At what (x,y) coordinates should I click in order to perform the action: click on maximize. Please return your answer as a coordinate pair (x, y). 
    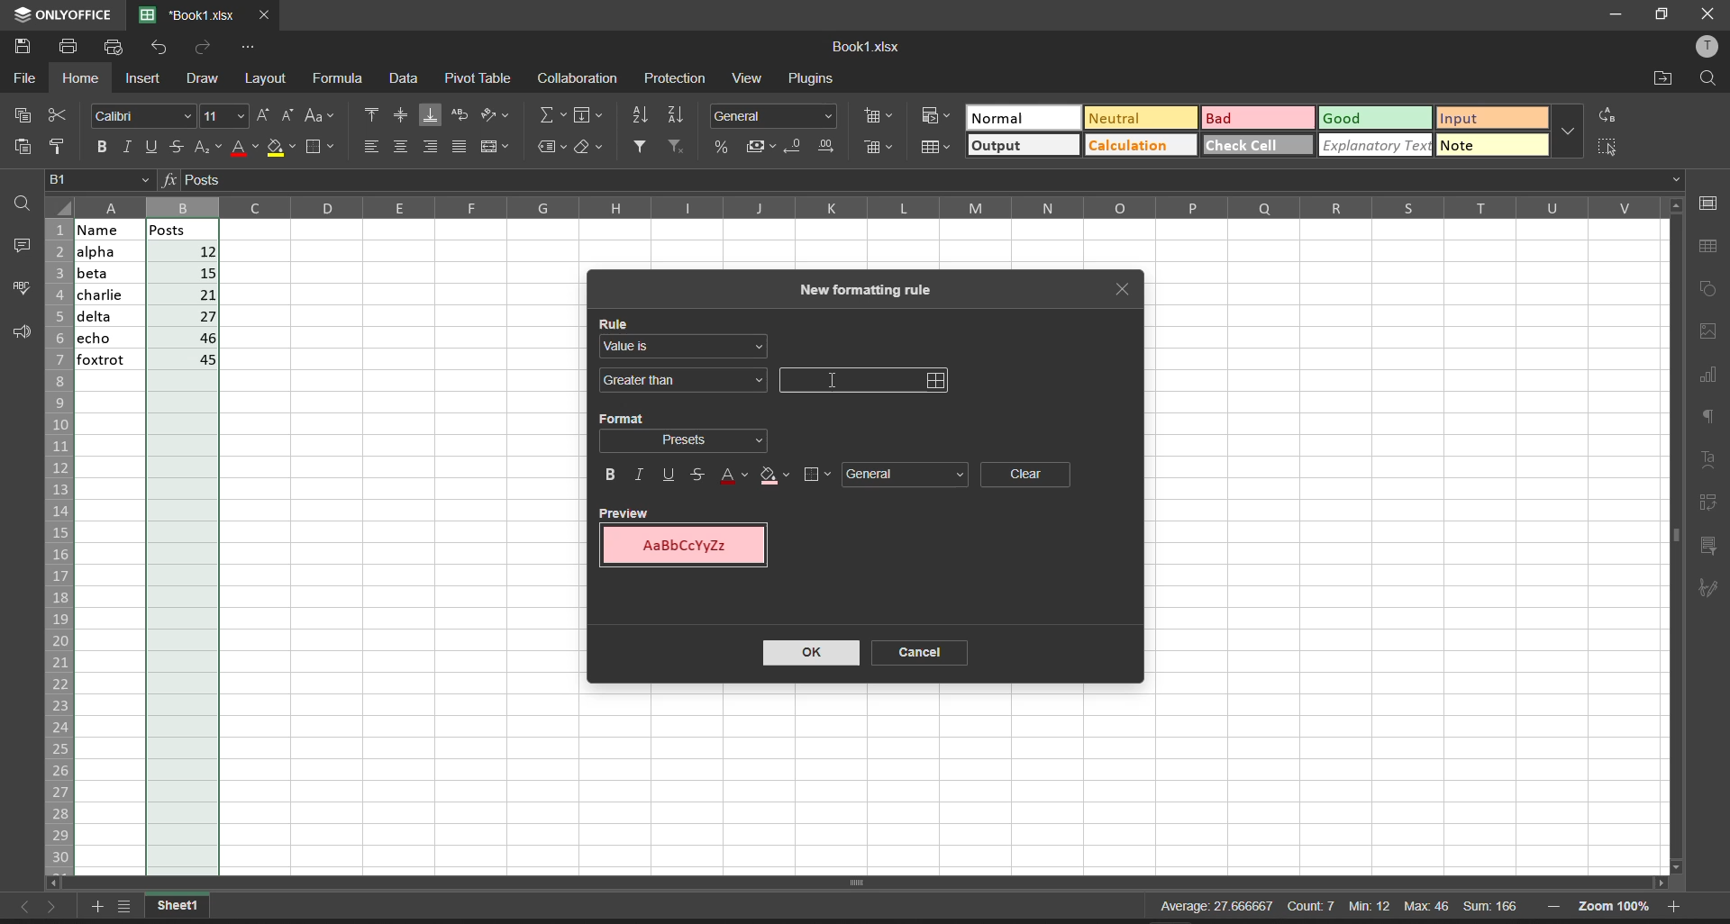
    Looking at the image, I should click on (1663, 14).